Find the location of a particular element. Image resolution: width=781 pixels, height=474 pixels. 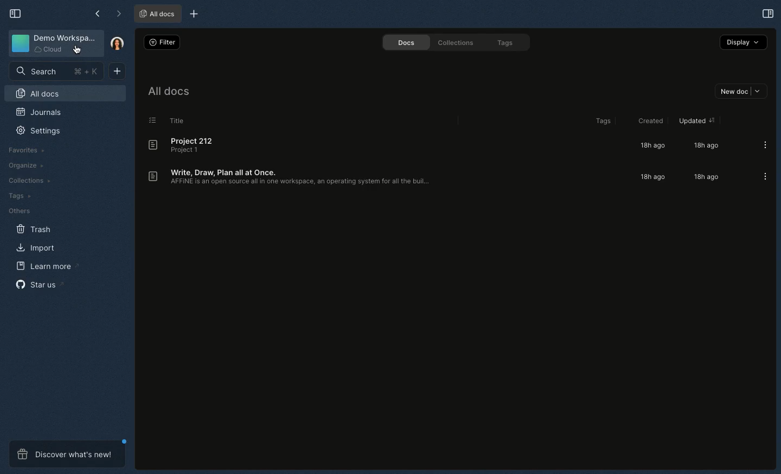

Project 212 is located at coordinates (183, 148).